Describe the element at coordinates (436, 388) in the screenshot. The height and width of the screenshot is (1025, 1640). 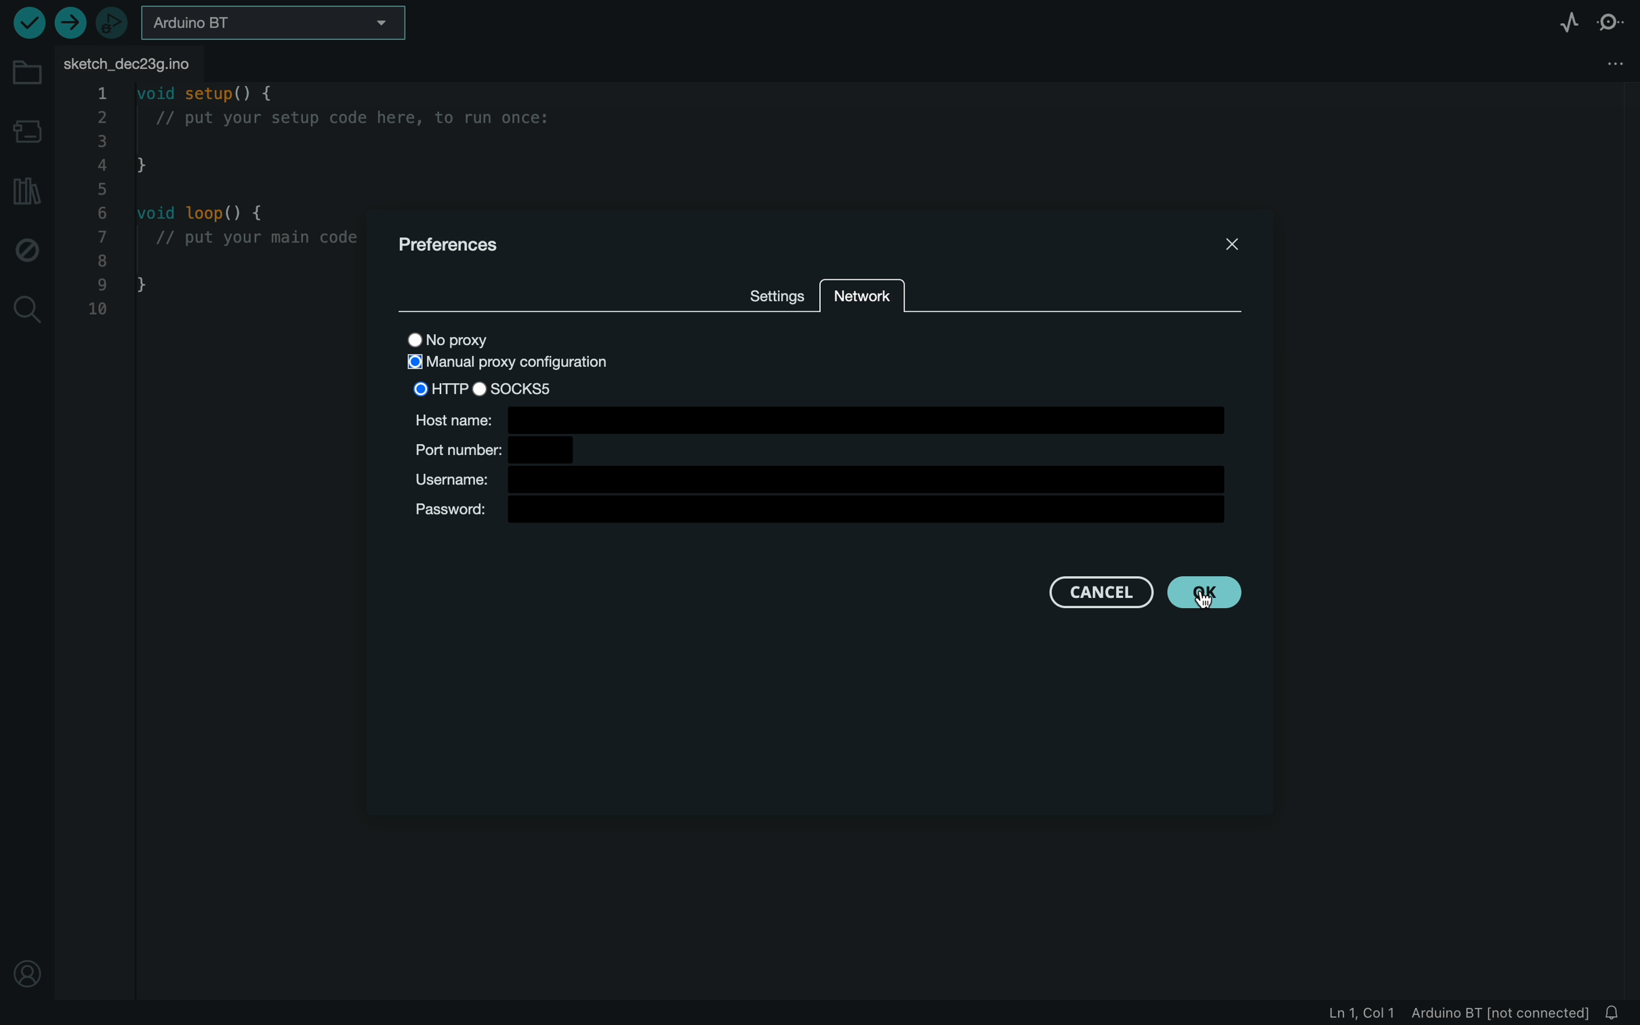
I see `HTTP` at that location.